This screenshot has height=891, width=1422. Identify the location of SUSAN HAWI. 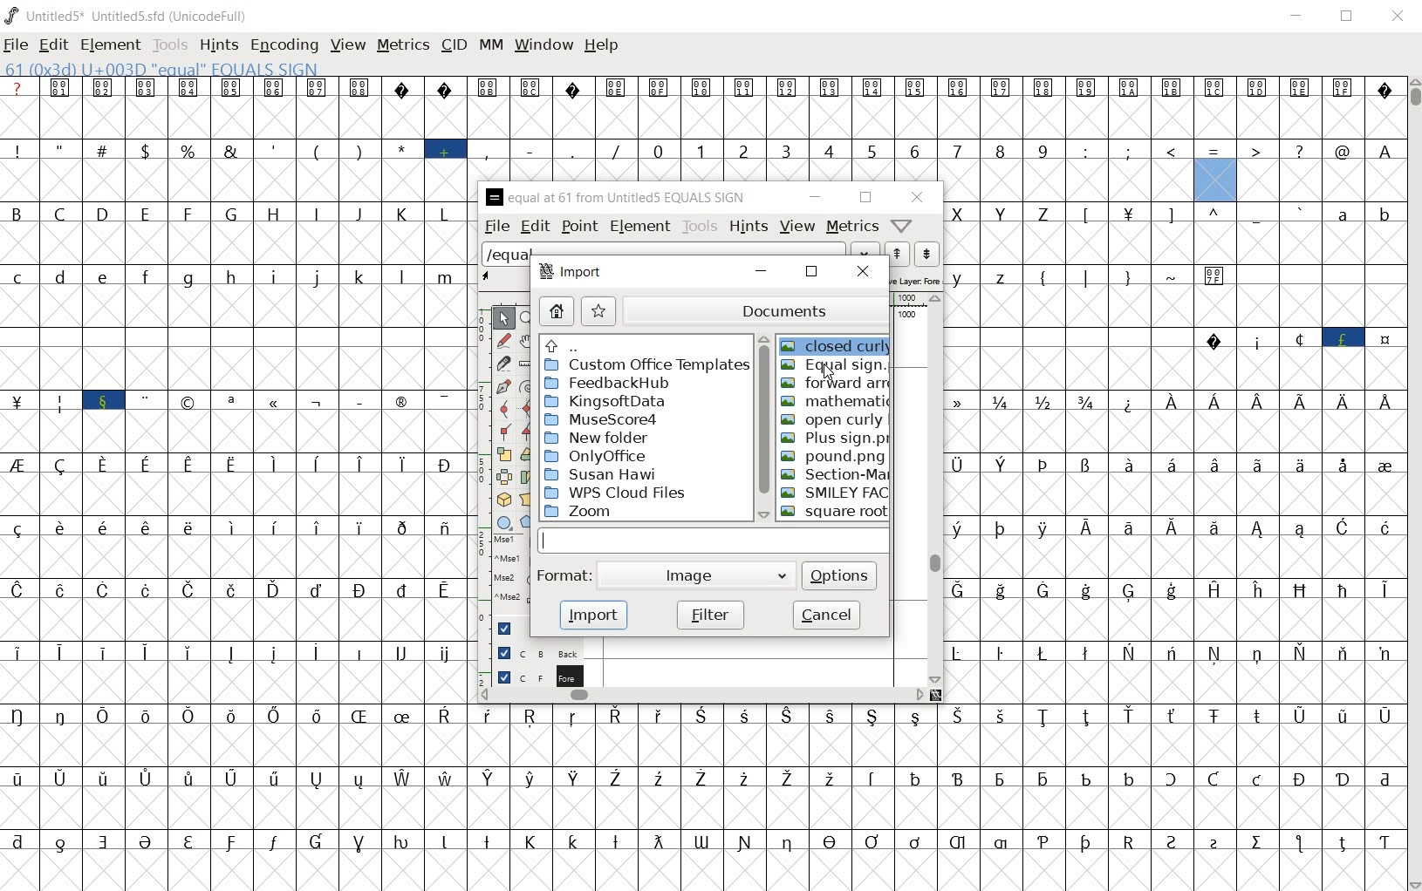
(606, 475).